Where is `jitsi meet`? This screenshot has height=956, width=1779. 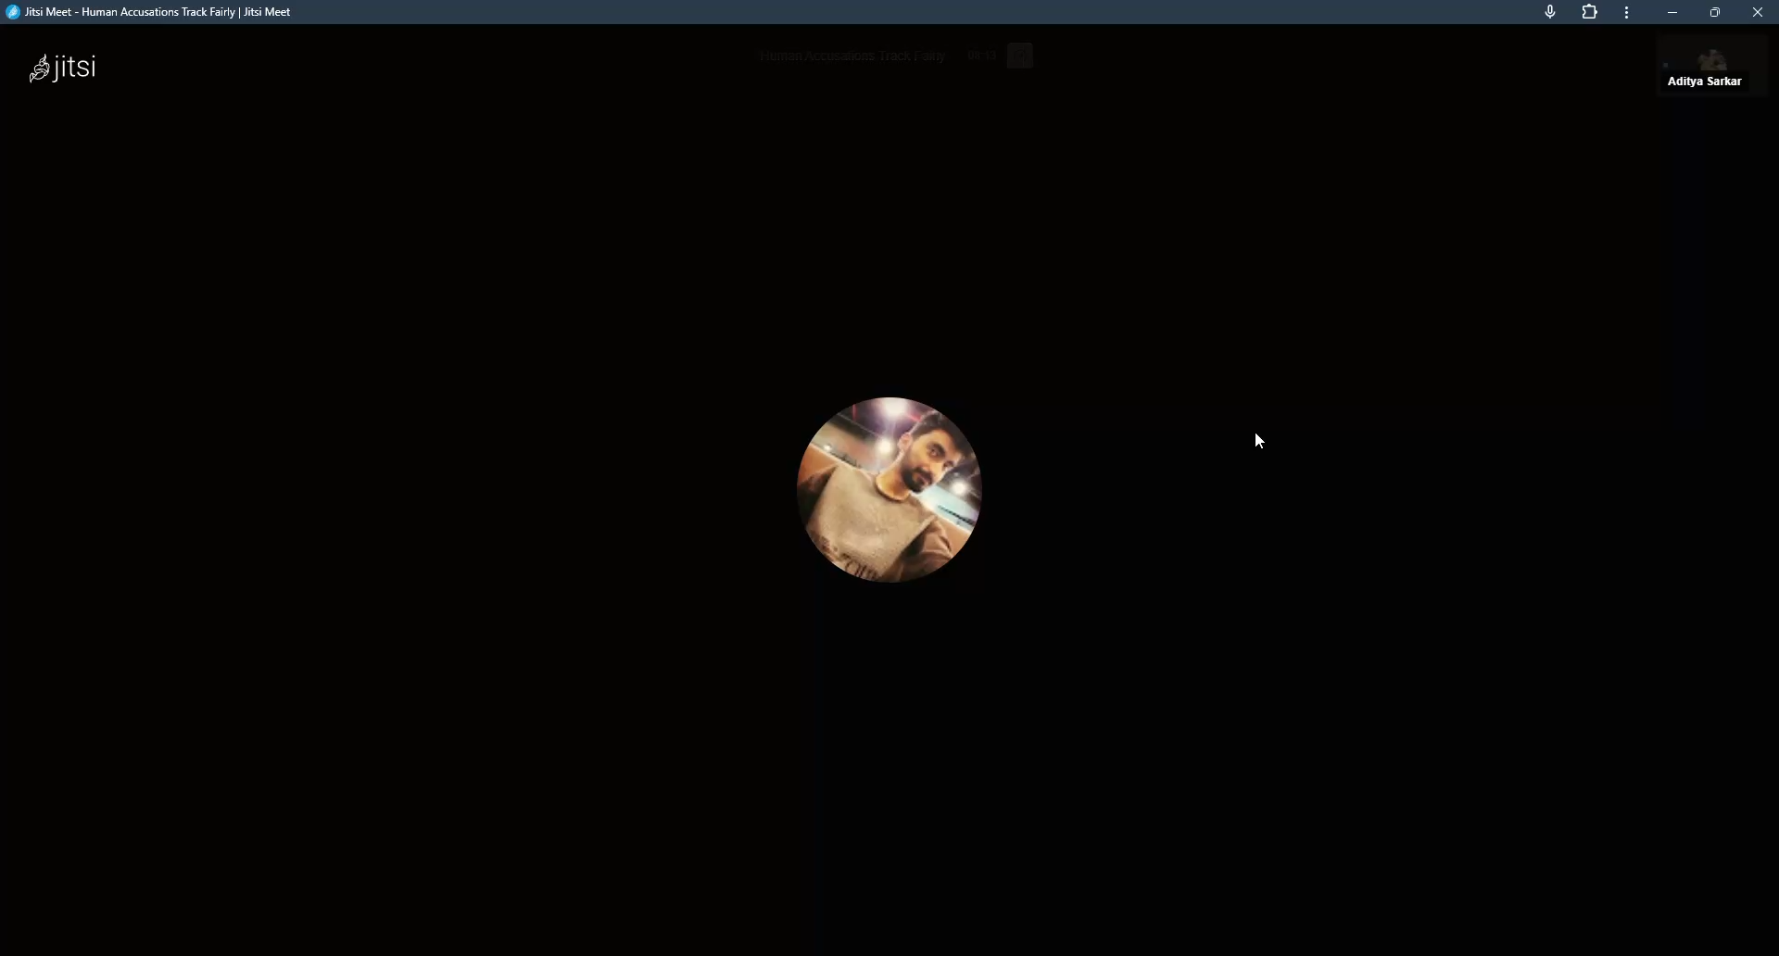 jitsi meet is located at coordinates (158, 14).